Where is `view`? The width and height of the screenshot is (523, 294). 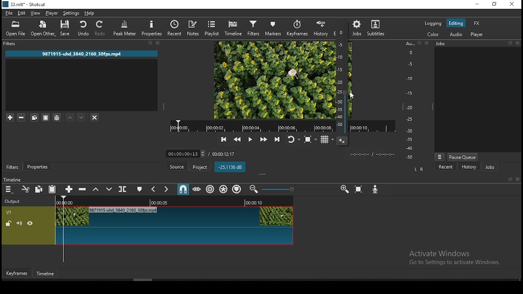 view is located at coordinates (36, 13).